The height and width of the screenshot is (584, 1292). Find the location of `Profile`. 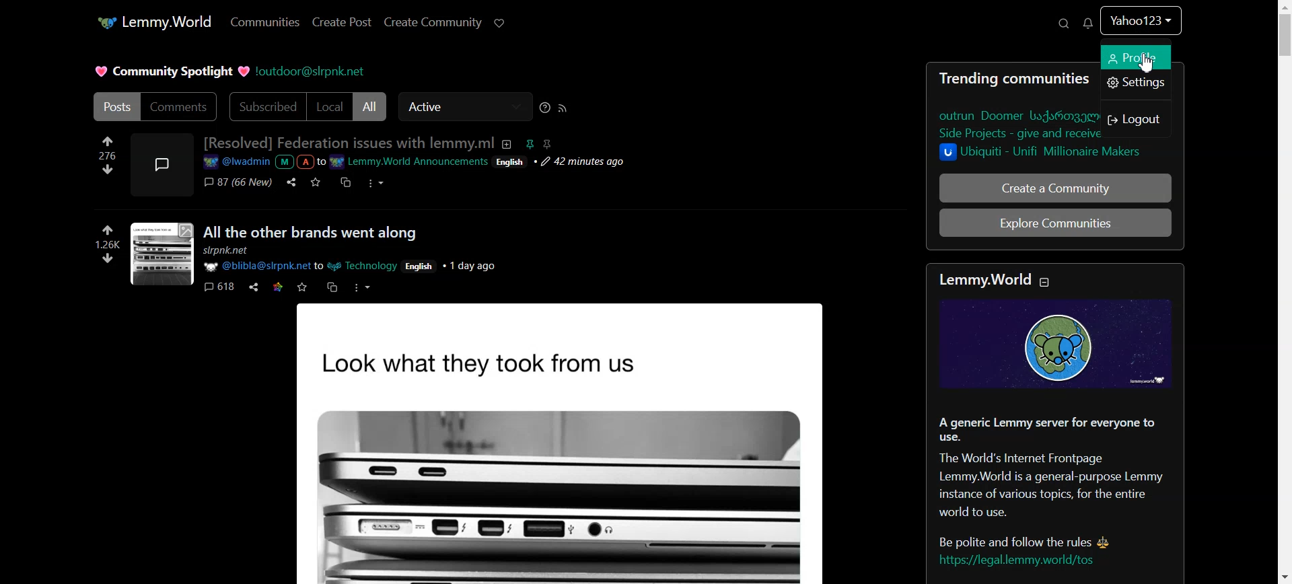

Profile is located at coordinates (1137, 58).